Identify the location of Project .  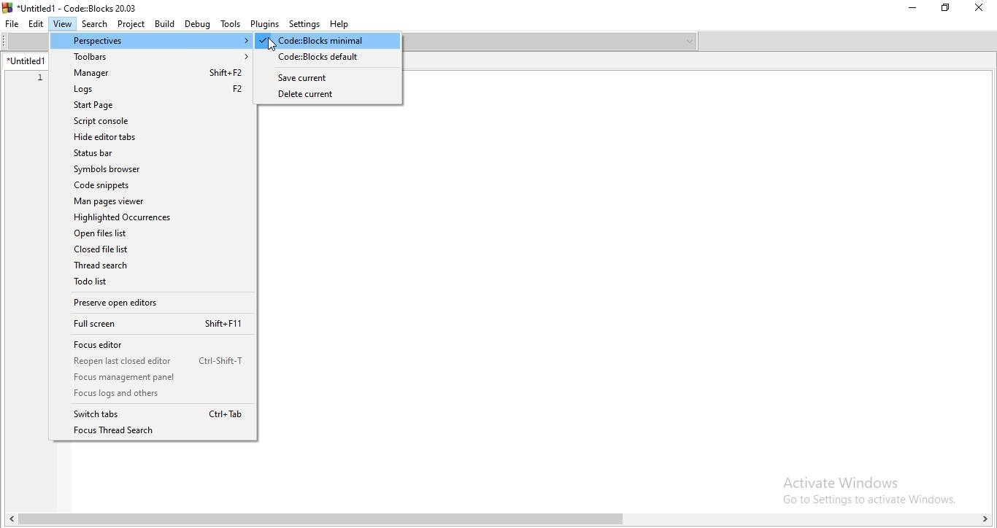
(131, 24).